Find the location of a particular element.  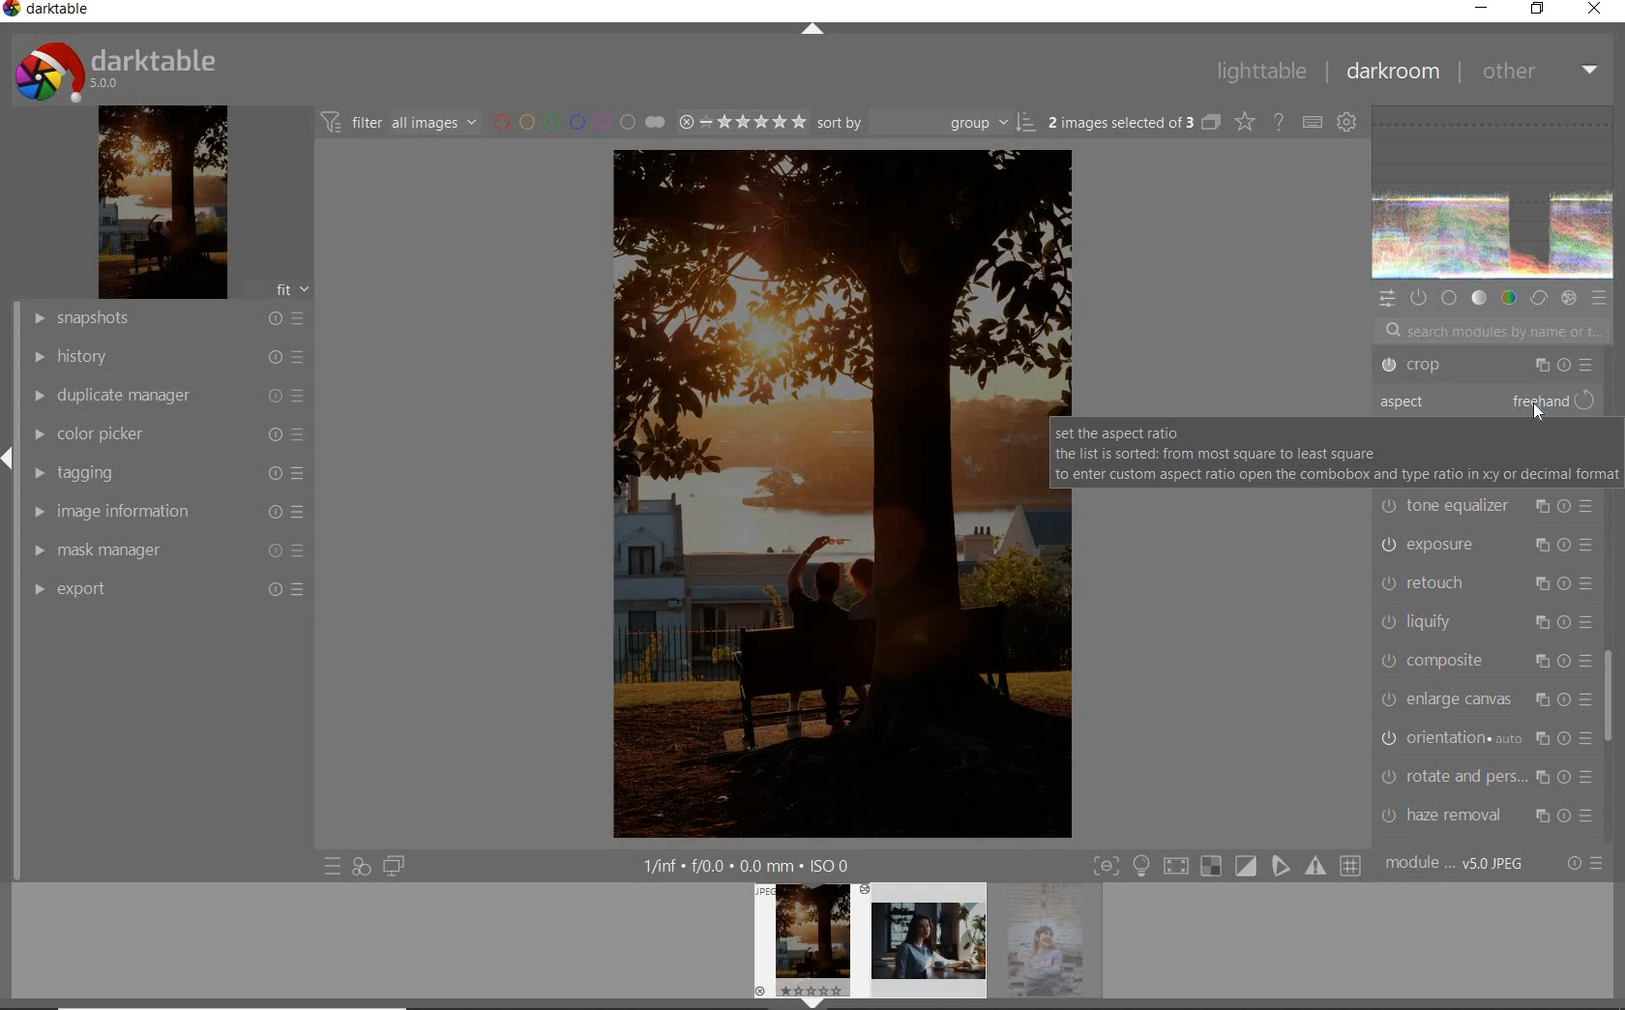

search modules by name is located at coordinates (1484, 330).